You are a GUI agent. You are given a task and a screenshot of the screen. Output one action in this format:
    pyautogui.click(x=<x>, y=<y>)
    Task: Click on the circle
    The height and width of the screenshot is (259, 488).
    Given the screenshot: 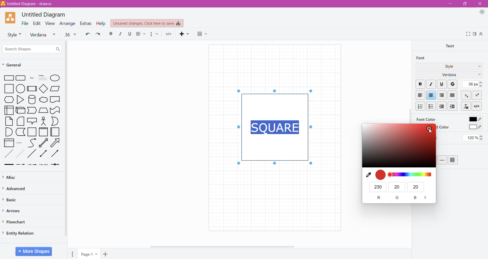 What is the action you would take?
    pyautogui.click(x=21, y=88)
    